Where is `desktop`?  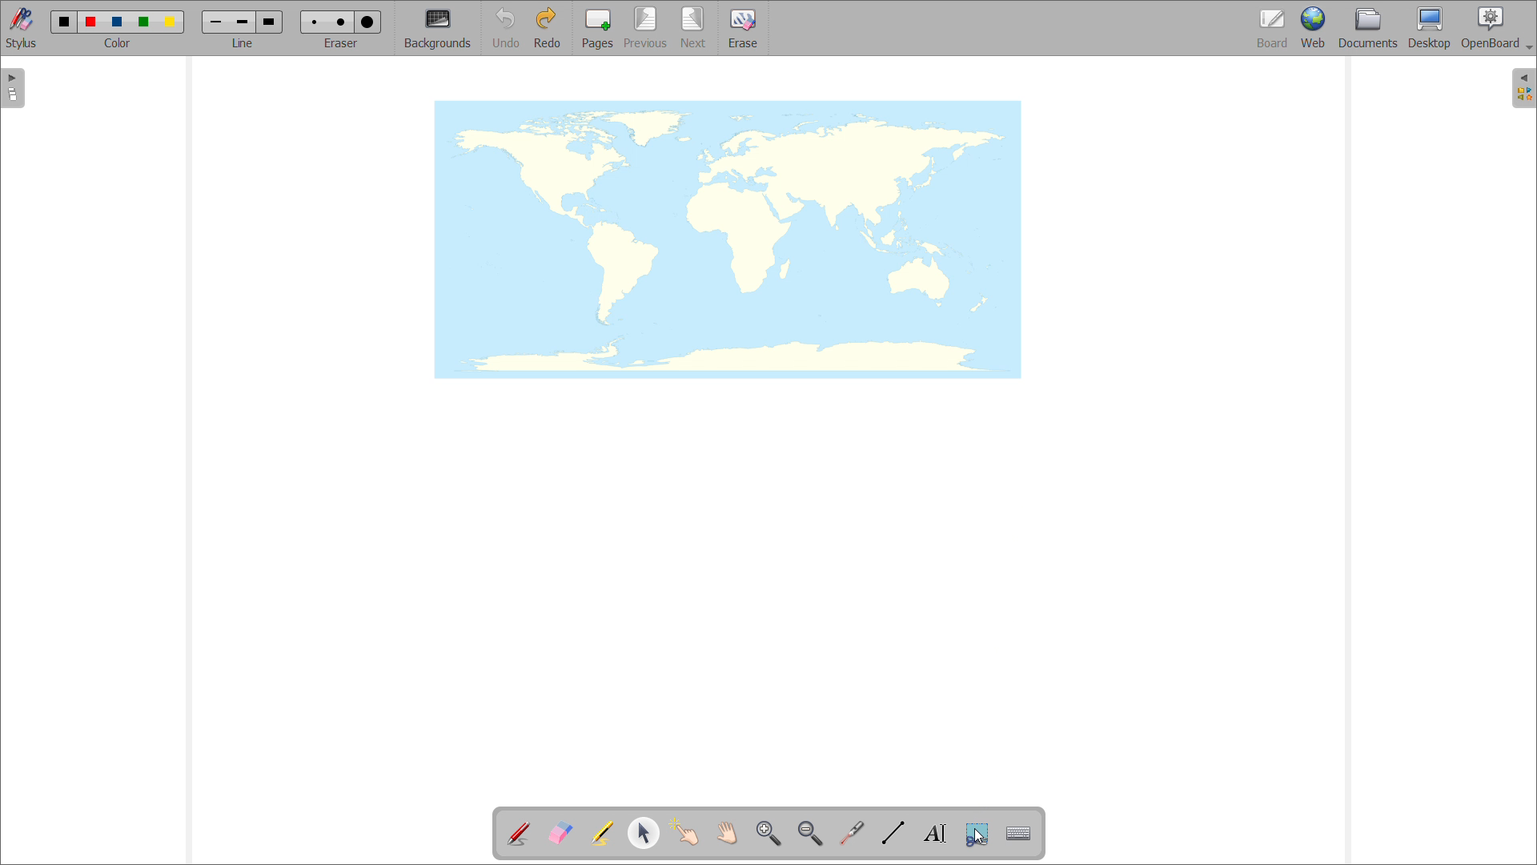 desktop is located at coordinates (1430, 27).